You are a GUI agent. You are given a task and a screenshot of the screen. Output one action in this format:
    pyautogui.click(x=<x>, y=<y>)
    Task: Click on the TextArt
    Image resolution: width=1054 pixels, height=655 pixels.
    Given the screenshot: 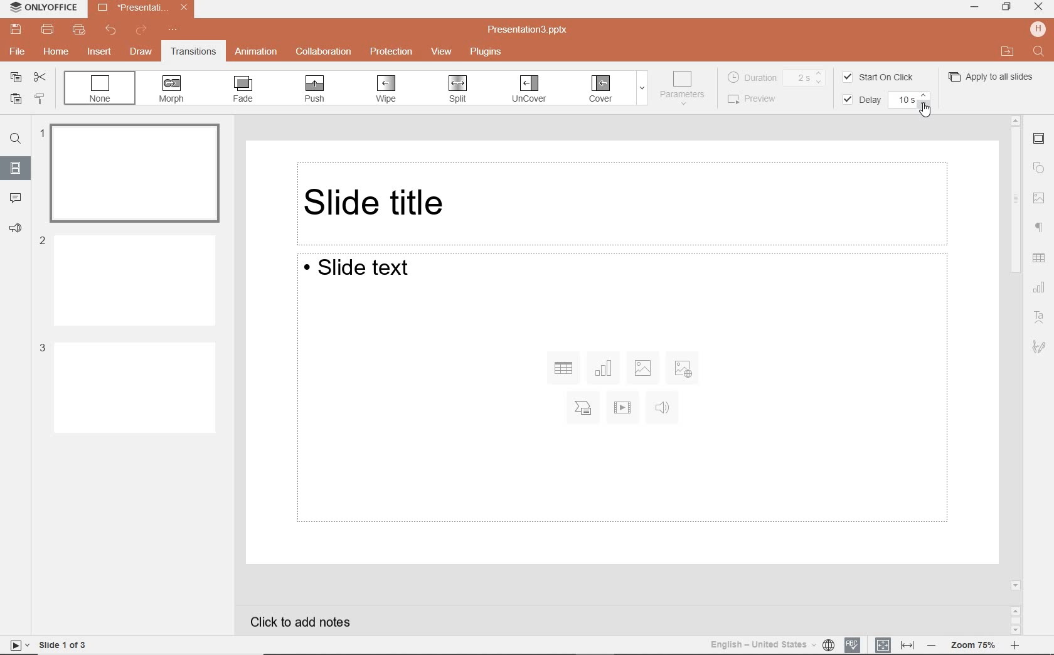 What is the action you would take?
    pyautogui.click(x=1040, y=317)
    